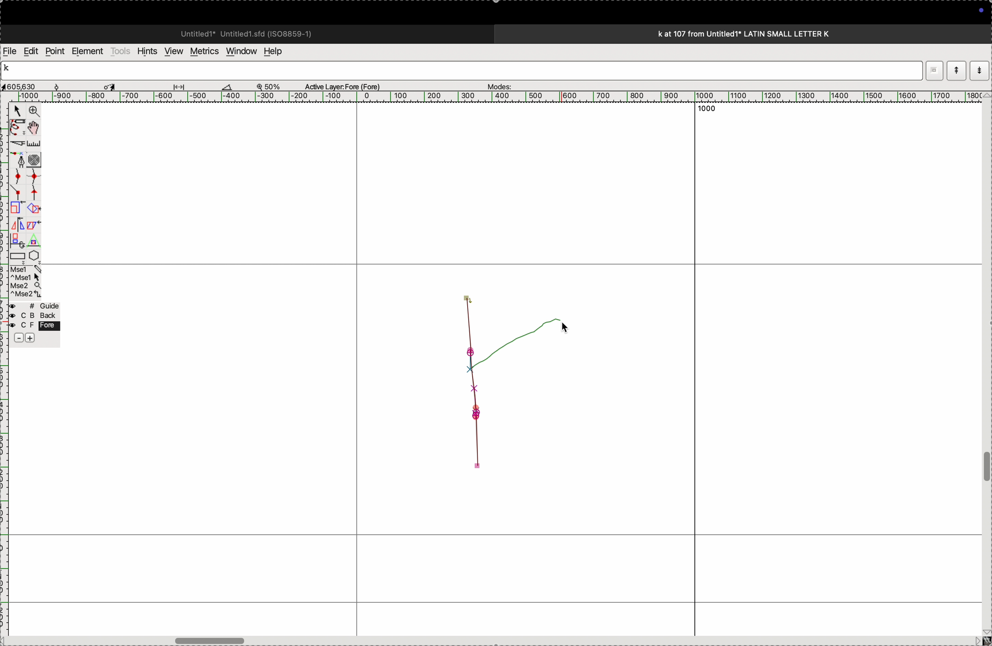  Describe the element at coordinates (486, 97) in the screenshot. I see `horizontal scale` at that location.